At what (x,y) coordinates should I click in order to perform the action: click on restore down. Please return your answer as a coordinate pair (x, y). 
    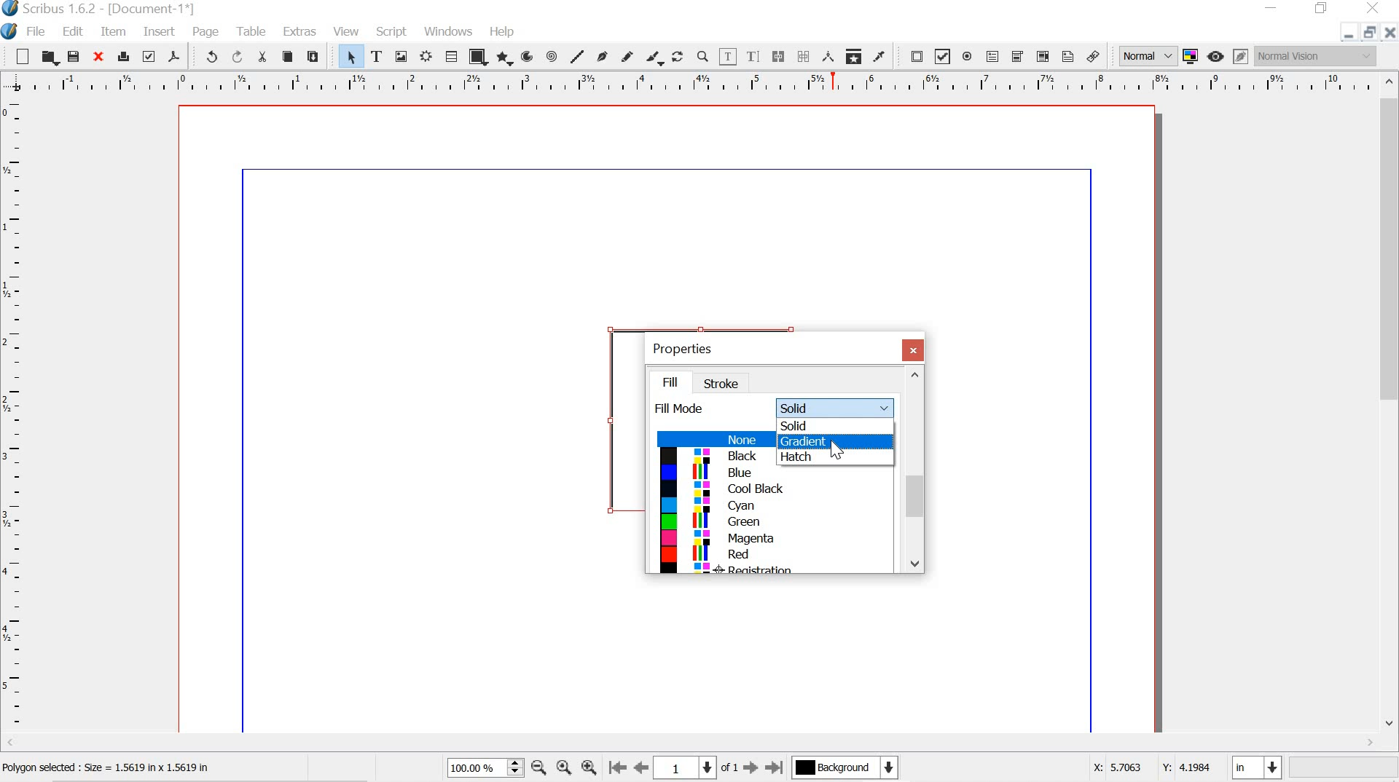
    Looking at the image, I should click on (1368, 32).